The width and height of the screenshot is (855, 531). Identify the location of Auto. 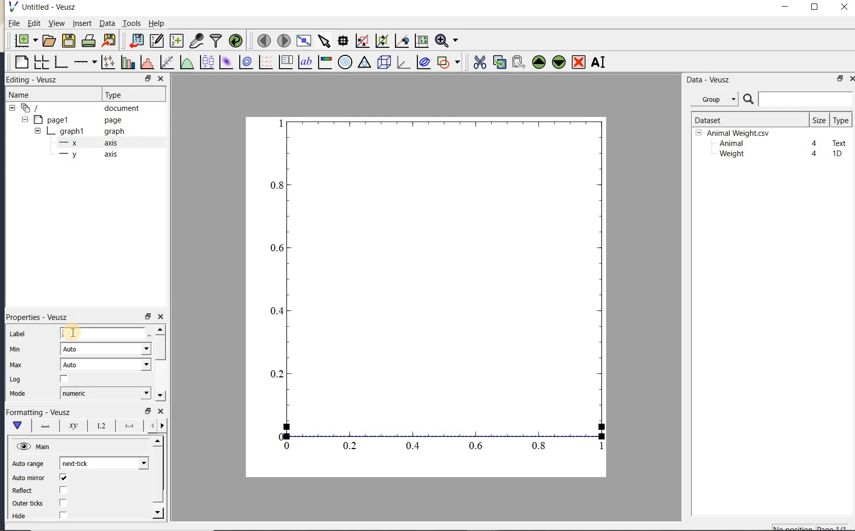
(106, 365).